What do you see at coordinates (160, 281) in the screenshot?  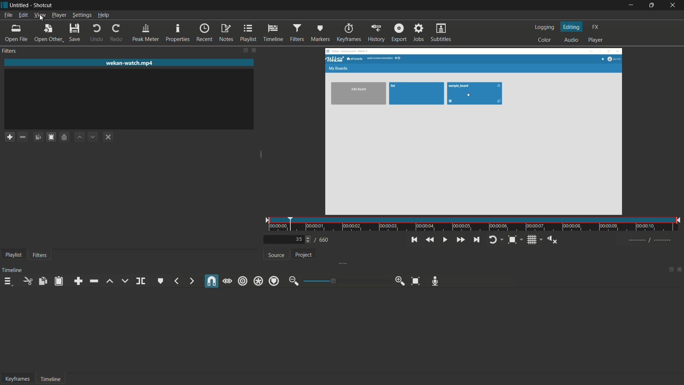 I see `create or edit marker` at bounding box center [160, 281].